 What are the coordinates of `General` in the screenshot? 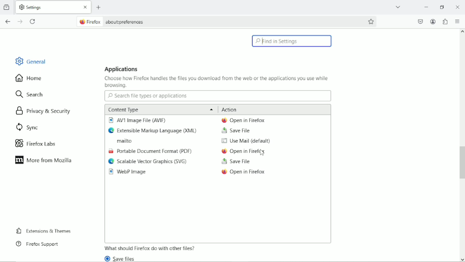 It's located at (29, 60).